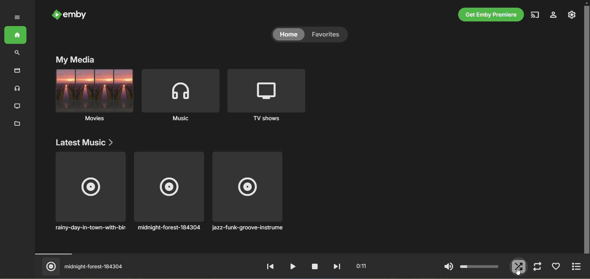  Describe the element at coordinates (519, 271) in the screenshot. I see `cursor` at that location.